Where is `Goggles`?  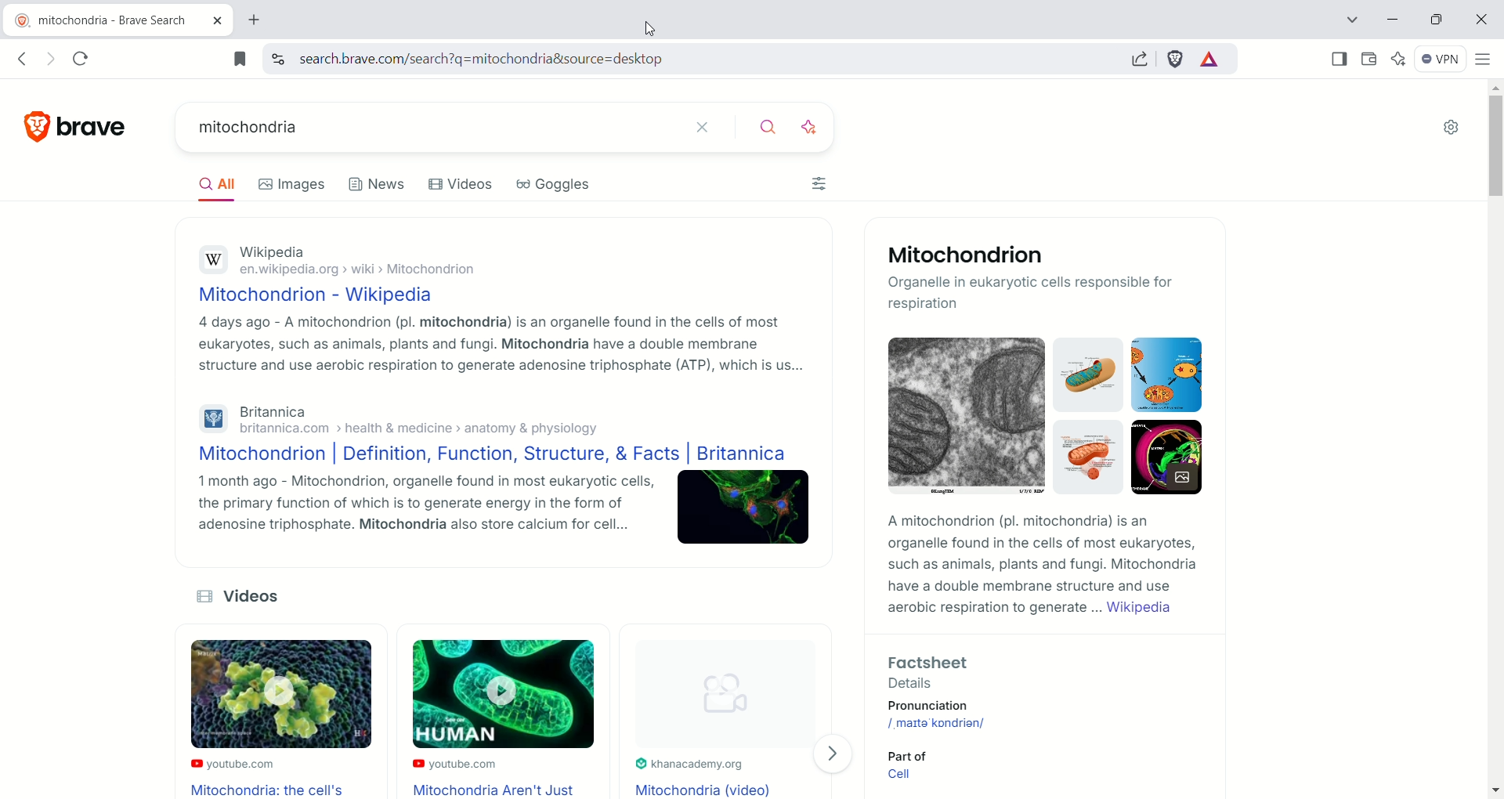
Goggles is located at coordinates (553, 185).